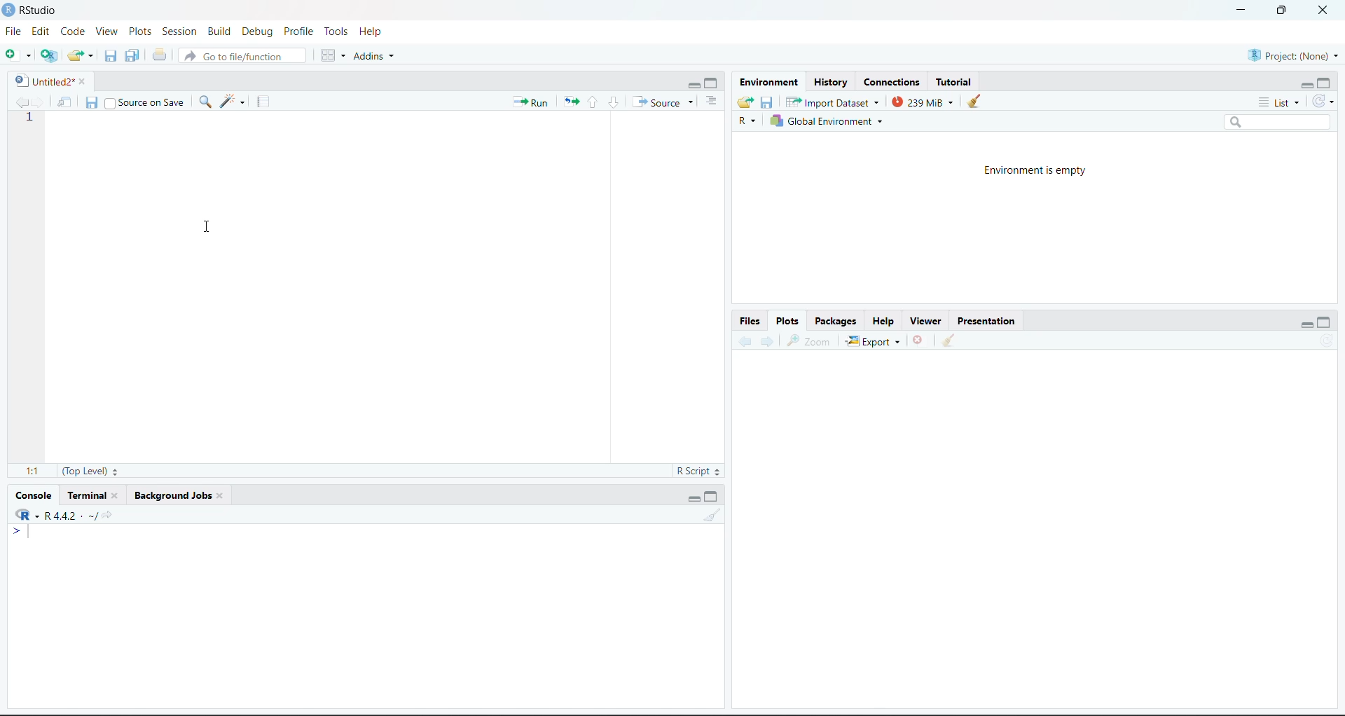  Describe the element at coordinates (31, 116) in the screenshot. I see `1` at that location.